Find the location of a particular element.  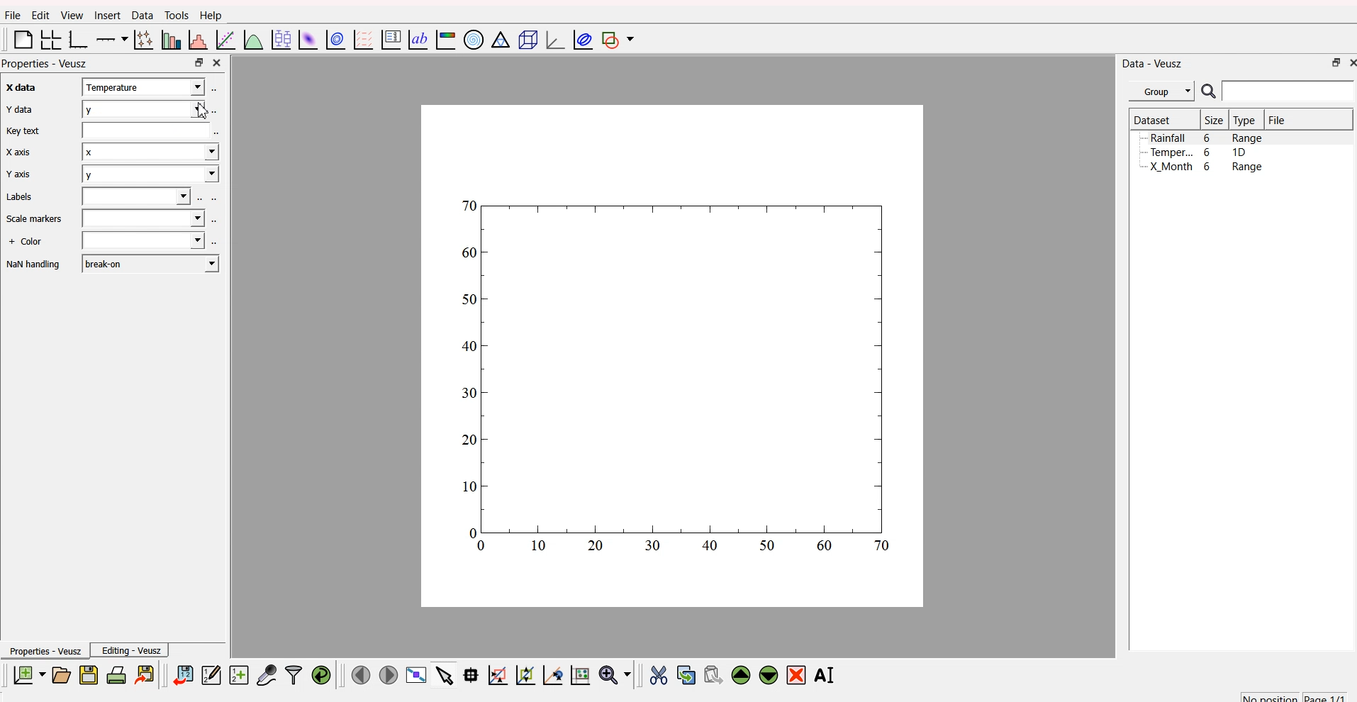

Data is located at coordinates (140, 16).